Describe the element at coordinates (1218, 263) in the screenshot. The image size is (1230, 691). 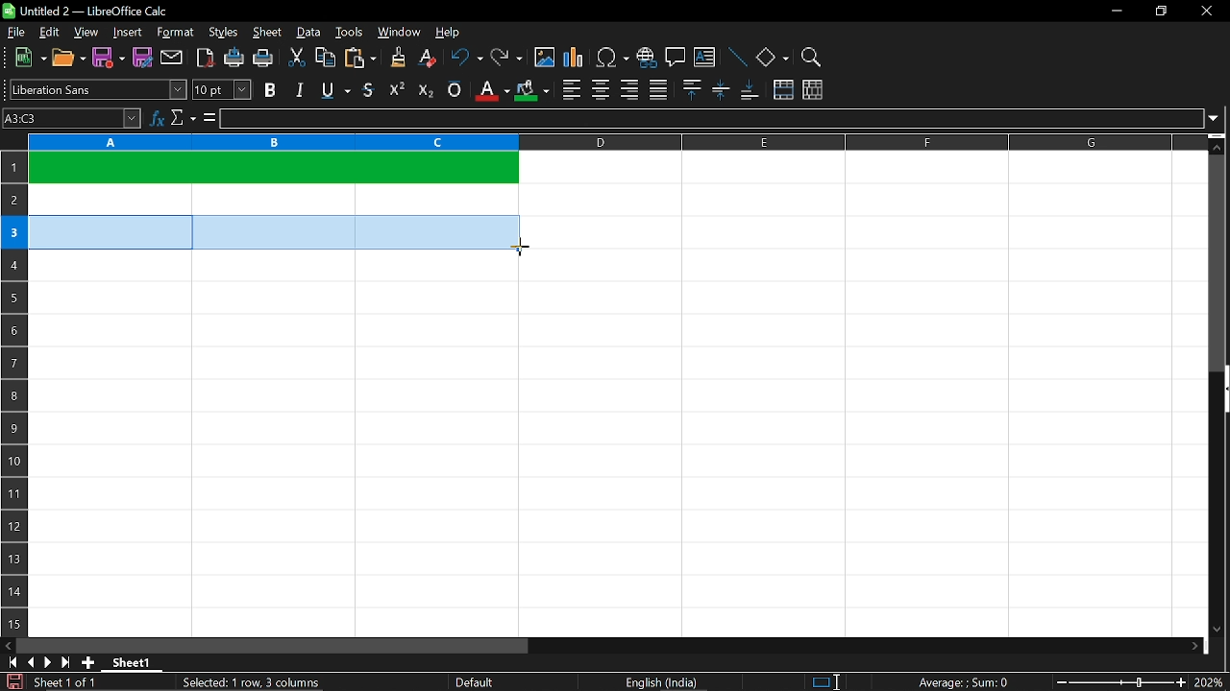
I see `vertical scrollbar` at that location.